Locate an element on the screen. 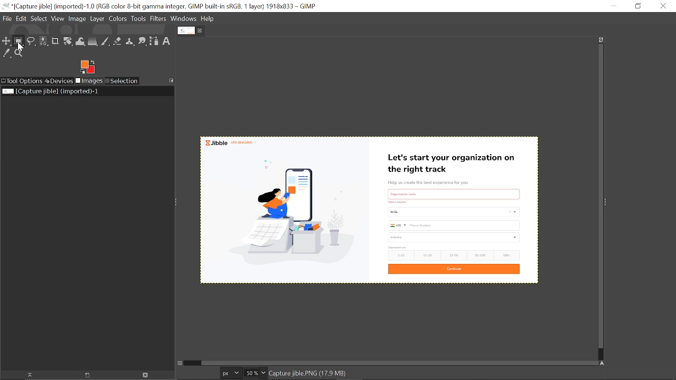  Current image is located at coordinates (288, 215).